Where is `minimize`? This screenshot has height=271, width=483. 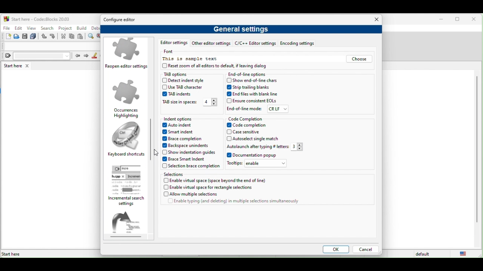
minimize is located at coordinates (441, 20).